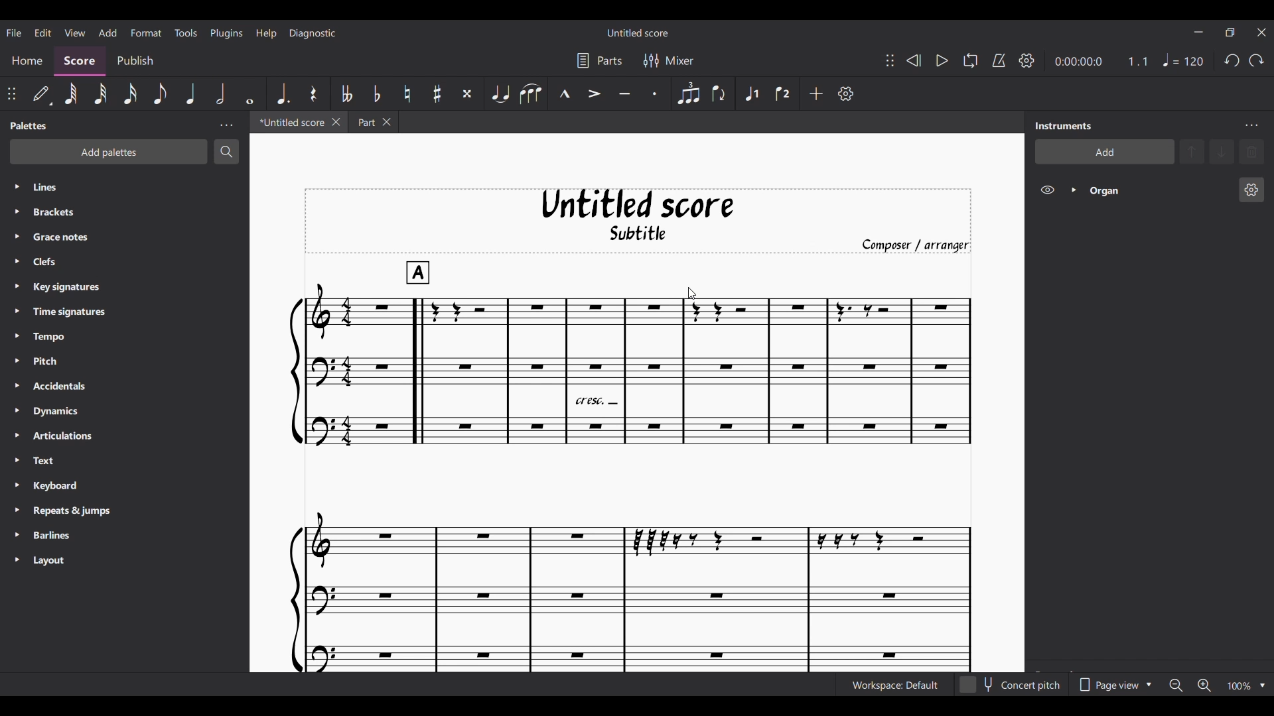 Image resolution: width=1274 pixels, height=716 pixels. I want to click on Edit menu, so click(42, 31).